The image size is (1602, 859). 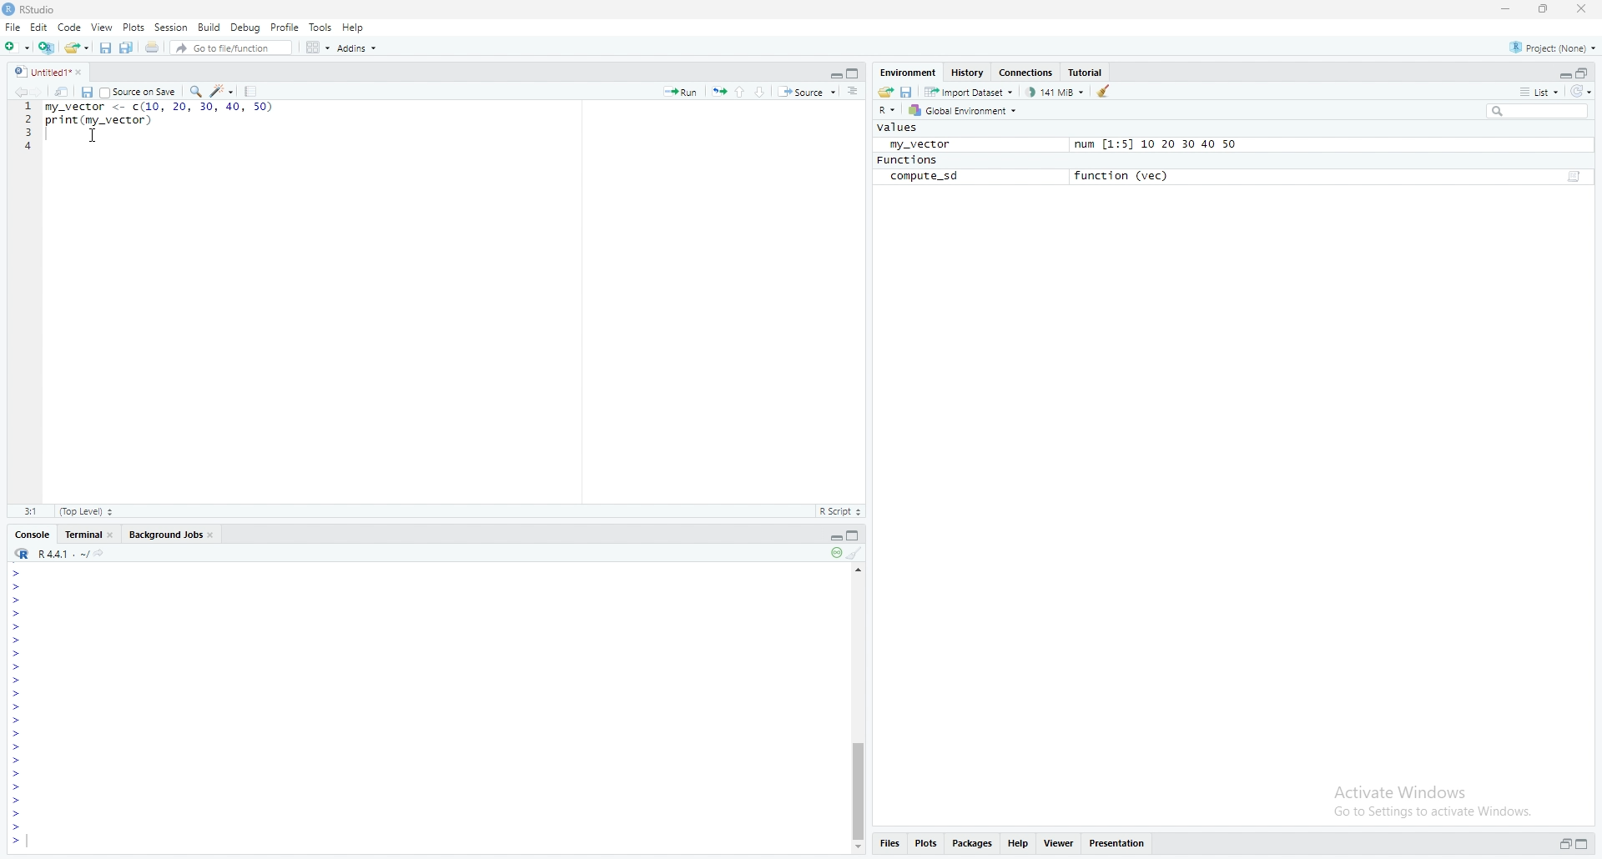 What do you see at coordinates (856, 536) in the screenshot?
I see `Maximize/Restore` at bounding box center [856, 536].